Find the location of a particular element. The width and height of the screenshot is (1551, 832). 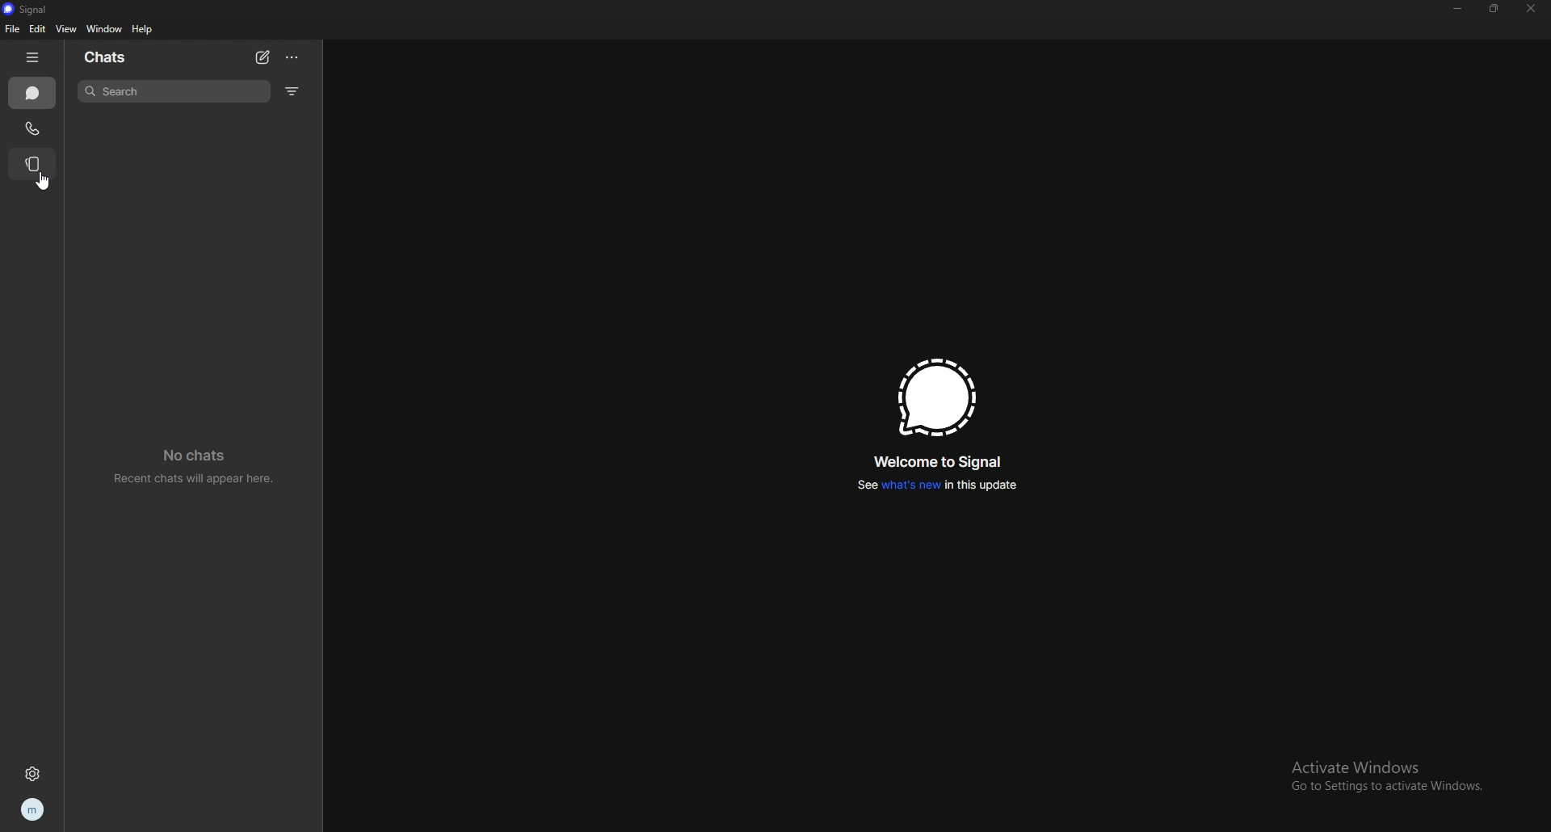

filter is located at coordinates (294, 91).